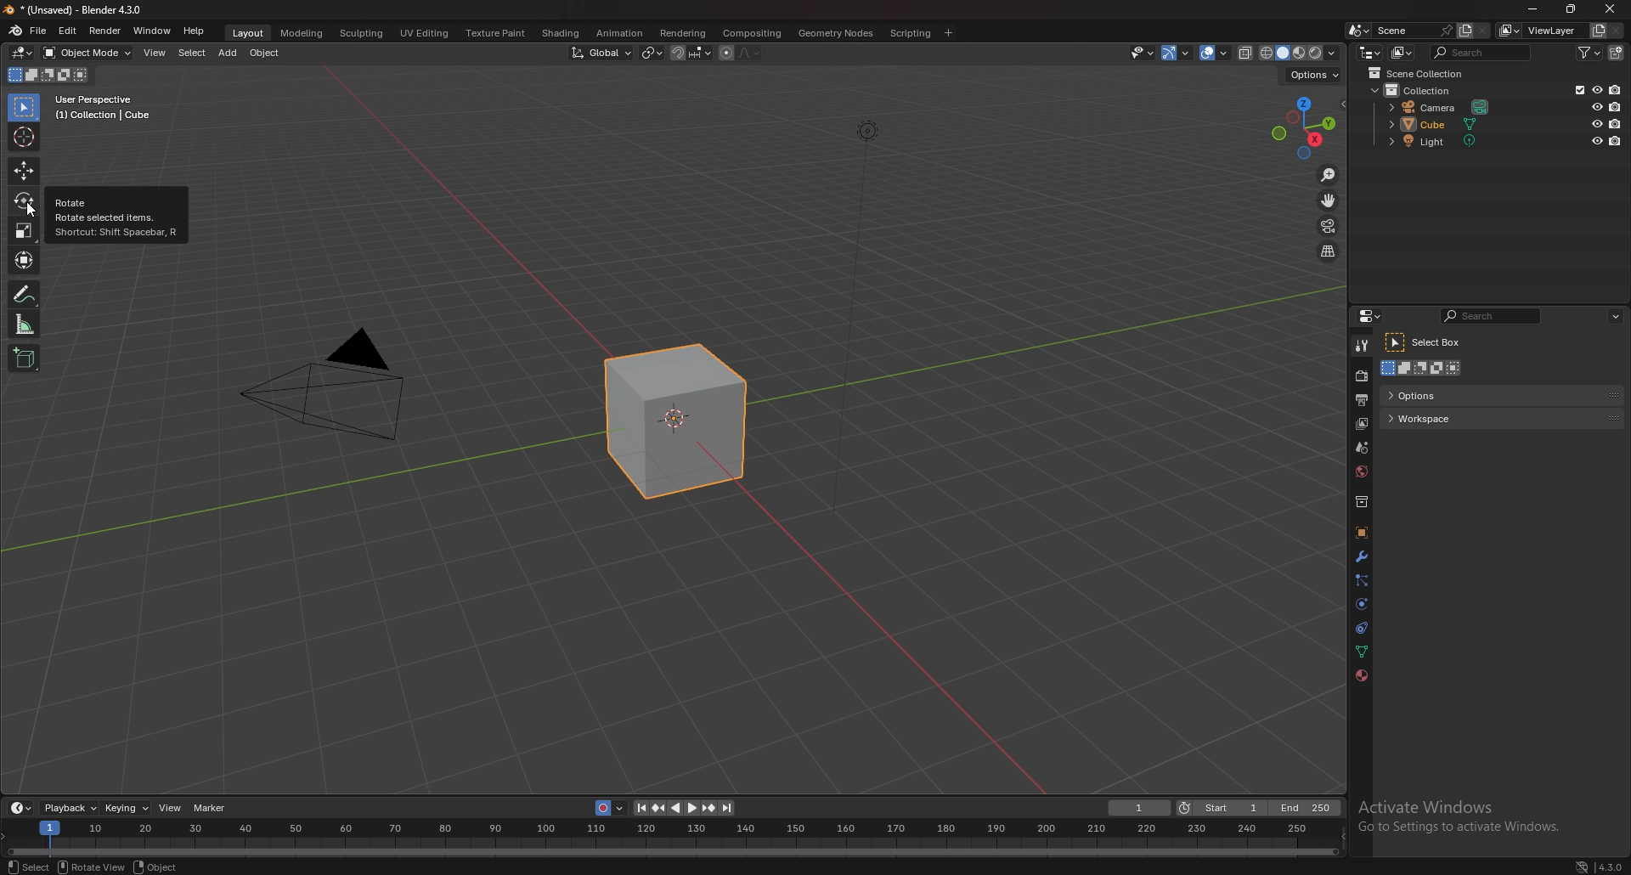 The width and height of the screenshot is (1631, 875). What do you see at coordinates (560, 32) in the screenshot?
I see `shading` at bounding box center [560, 32].